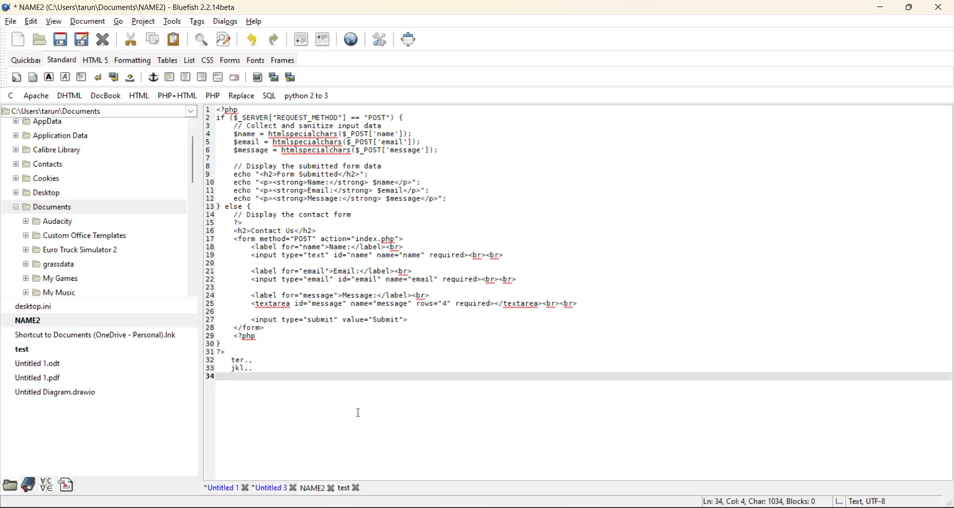  What do you see at coordinates (151, 41) in the screenshot?
I see `copy` at bounding box center [151, 41].